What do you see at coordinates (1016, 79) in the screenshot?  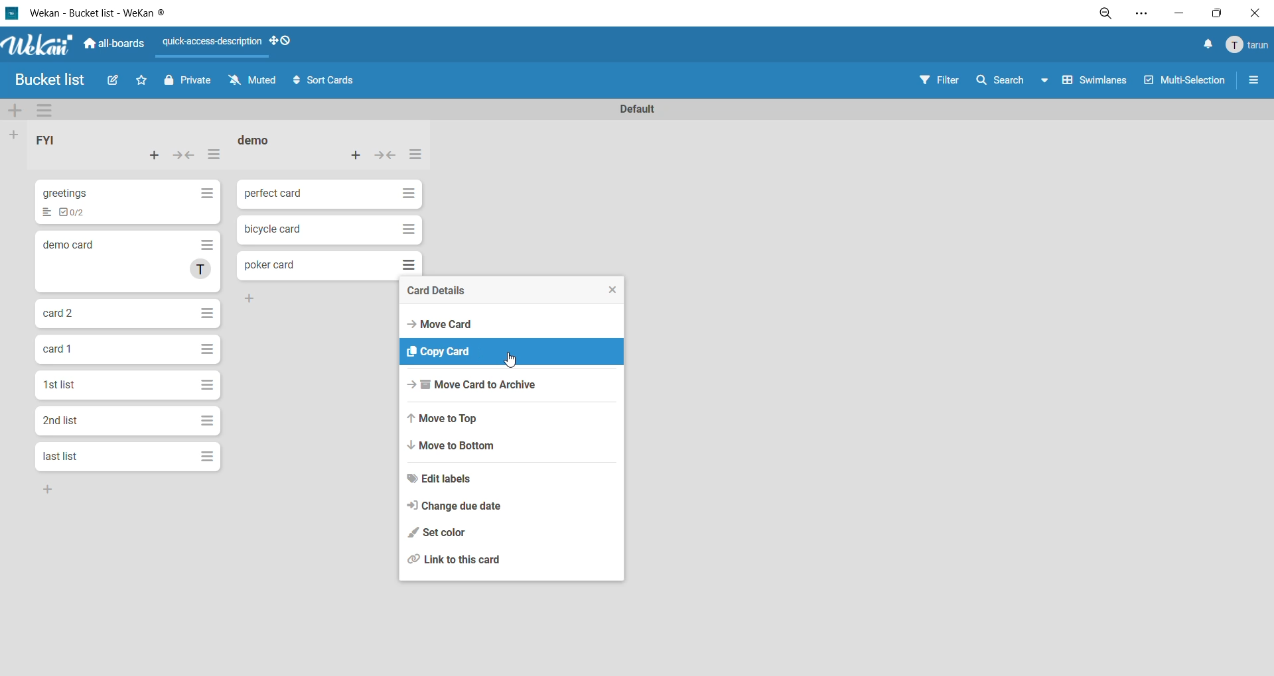 I see `search` at bounding box center [1016, 79].